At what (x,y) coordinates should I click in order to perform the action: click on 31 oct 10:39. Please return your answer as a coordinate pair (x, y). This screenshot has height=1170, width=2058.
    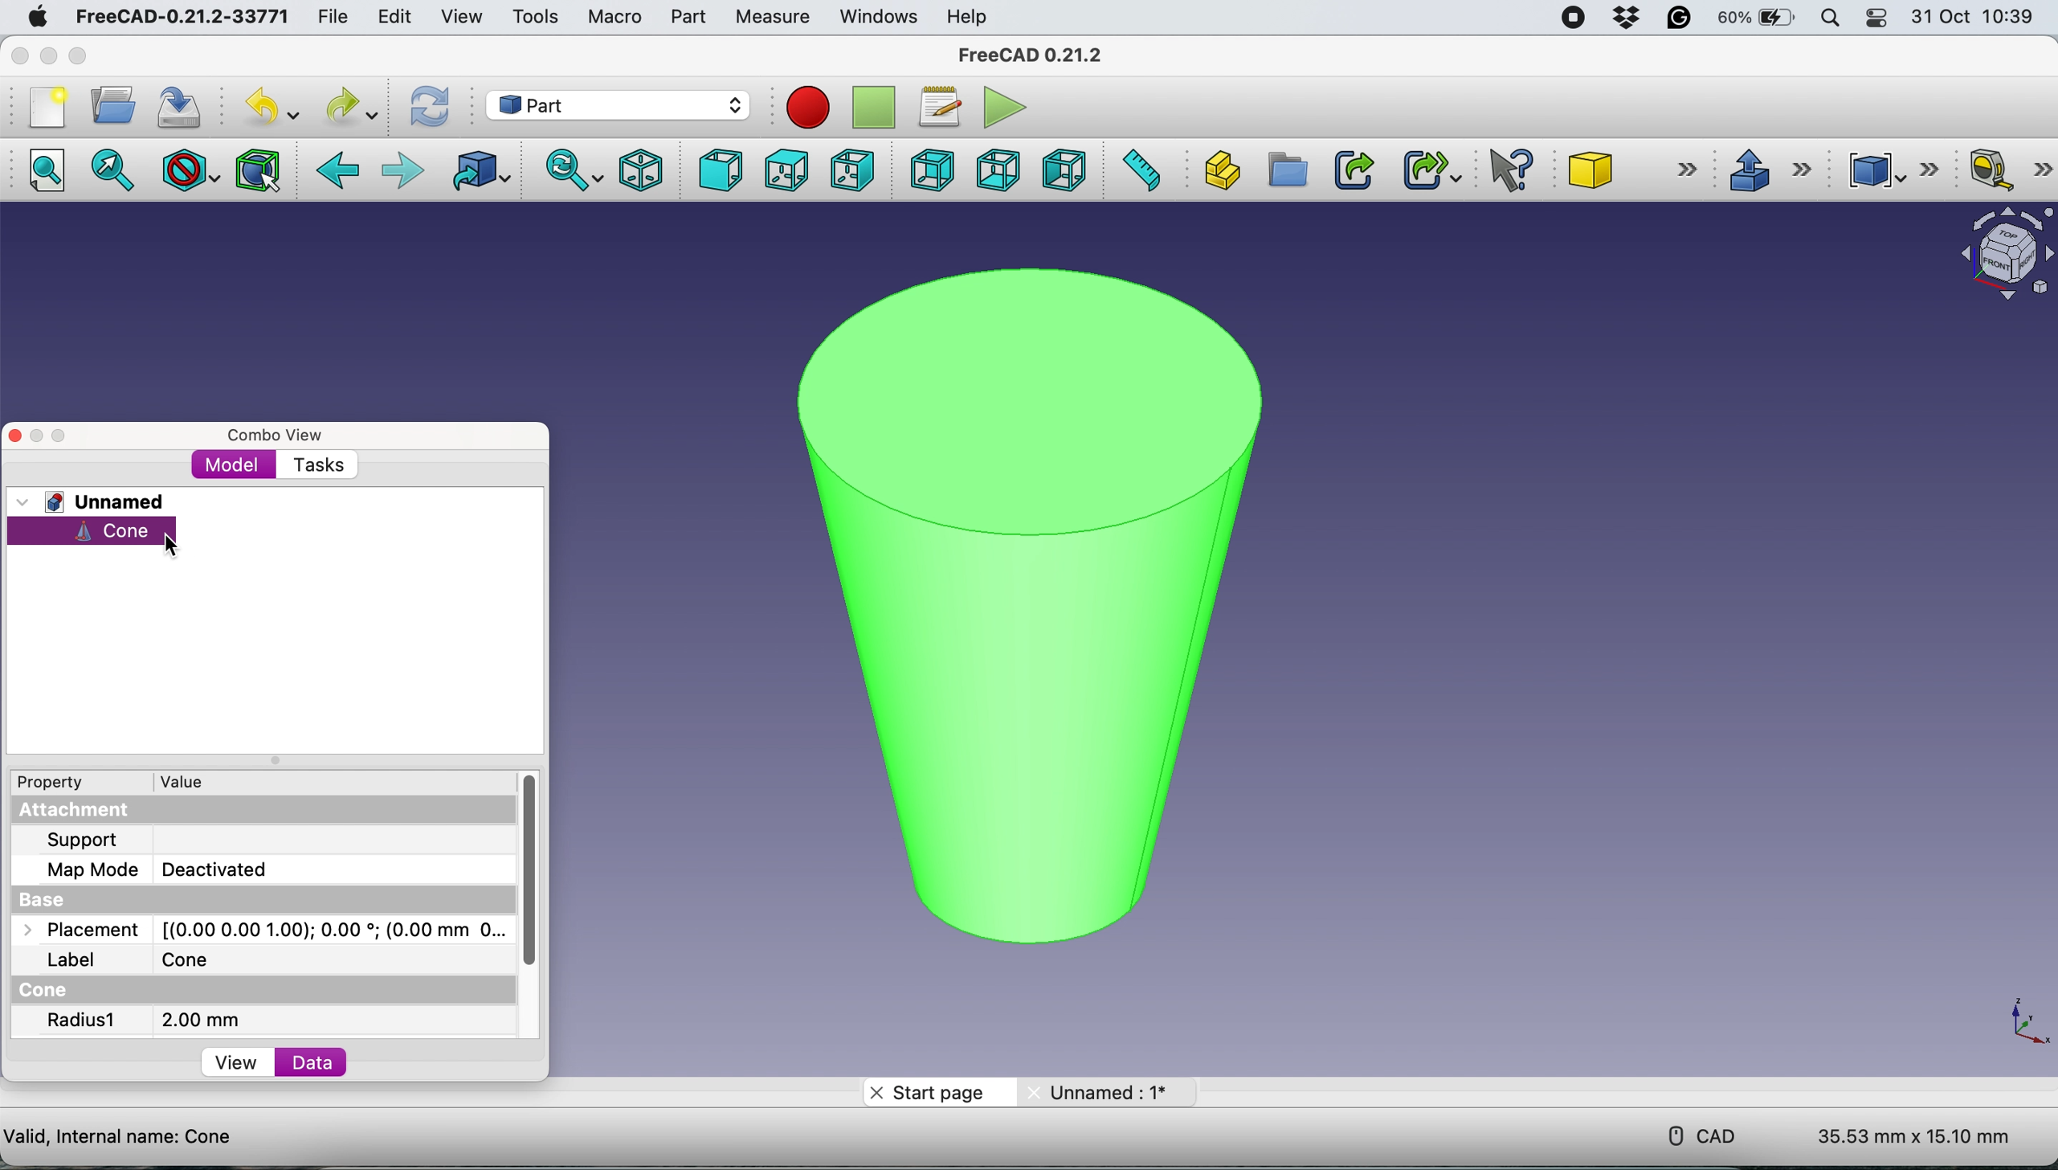
    Looking at the image, I should click on (1980, 18).